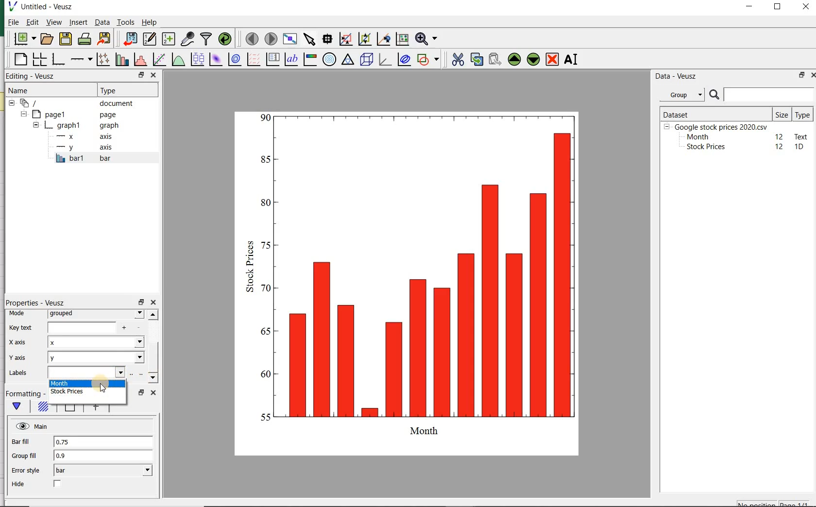 This screenshot has width=816, height=507. Describe the element at coordinates (85, 40) in the screenshot. I see `print the document` at that location.